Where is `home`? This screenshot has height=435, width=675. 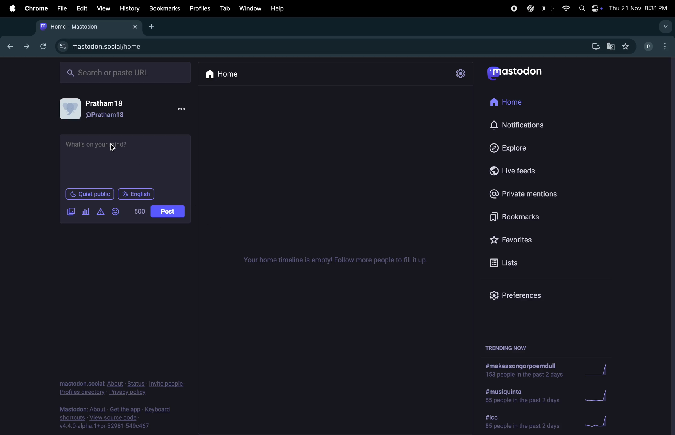 home is located at coordinates (237, 75).